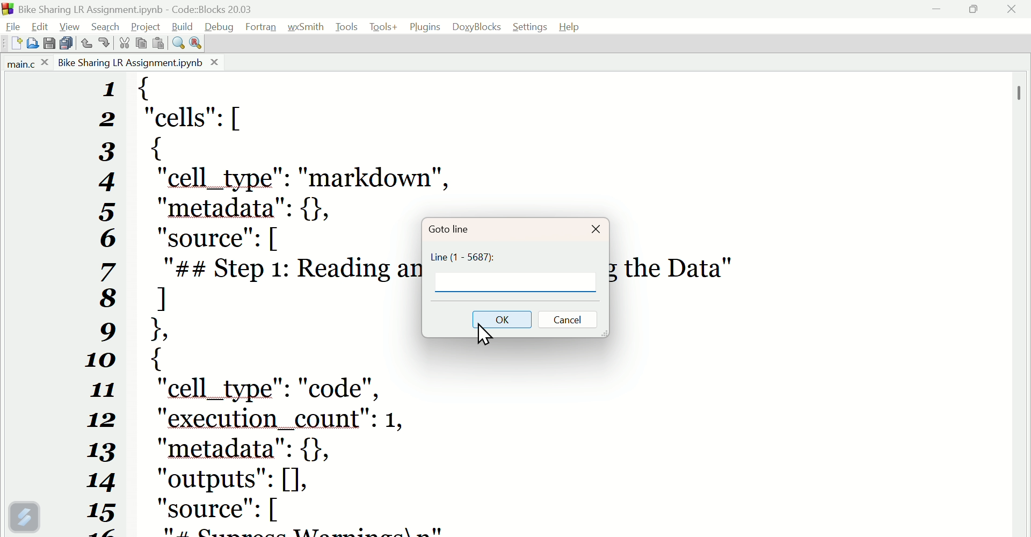  I want to click on Close, so click(596, 230).